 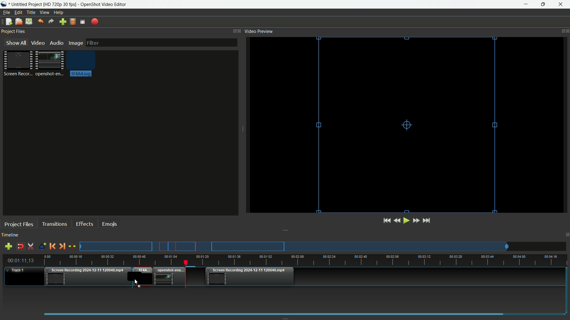 I want to click on Export, so click(x=95, y=22).